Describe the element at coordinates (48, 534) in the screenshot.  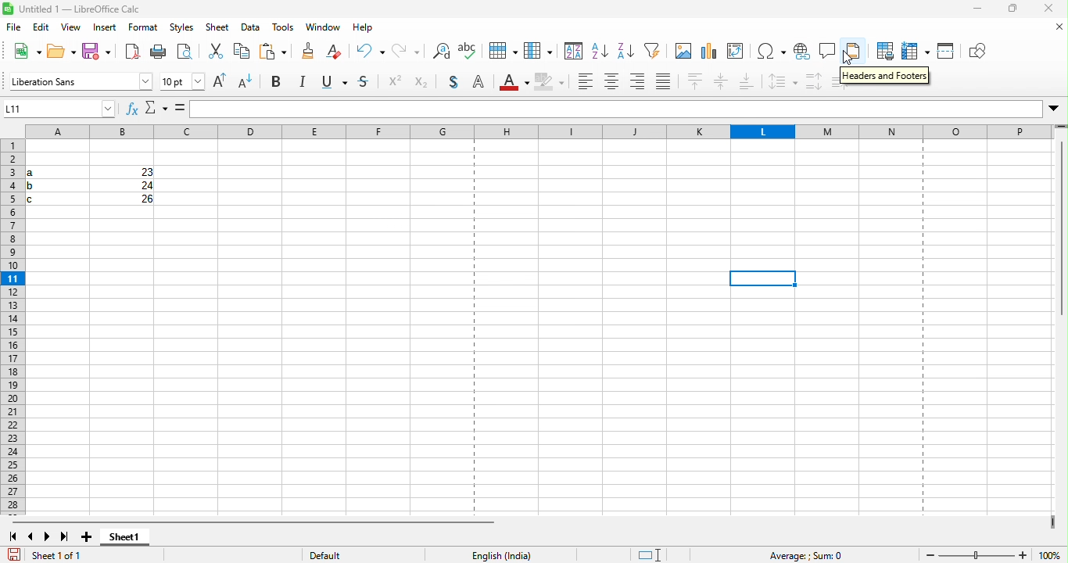
I see `next sheet` at that location.